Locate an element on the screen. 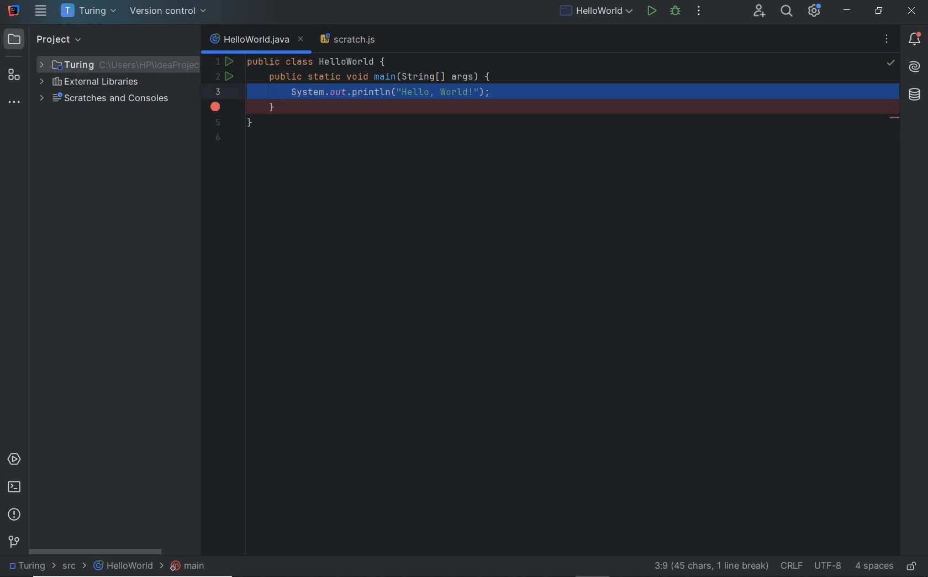 Image resolution: width=928 pixels, height=577 pixels. version control is located at coordinates (12, 541).